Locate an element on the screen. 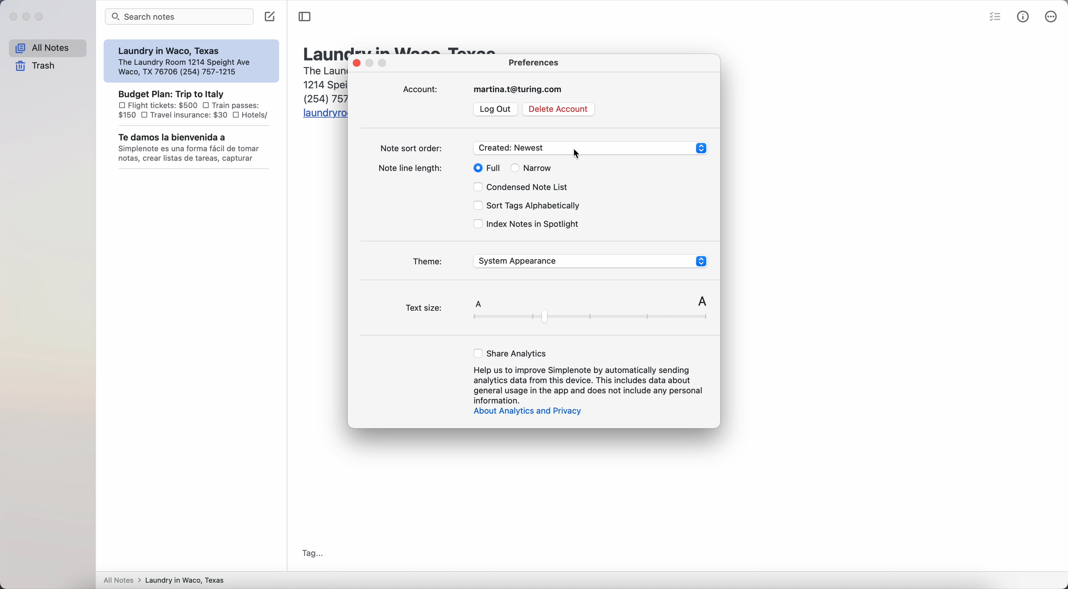  create note is located at coordinates (270, 16).